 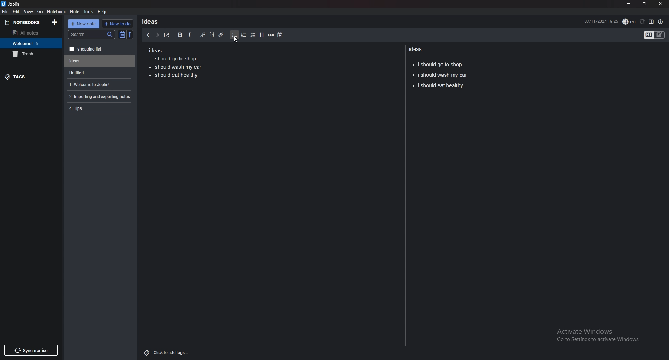 What do you see at coordinates (221, 35) in the screenshot?
I see `attachment` at bounding box center [221, 35].